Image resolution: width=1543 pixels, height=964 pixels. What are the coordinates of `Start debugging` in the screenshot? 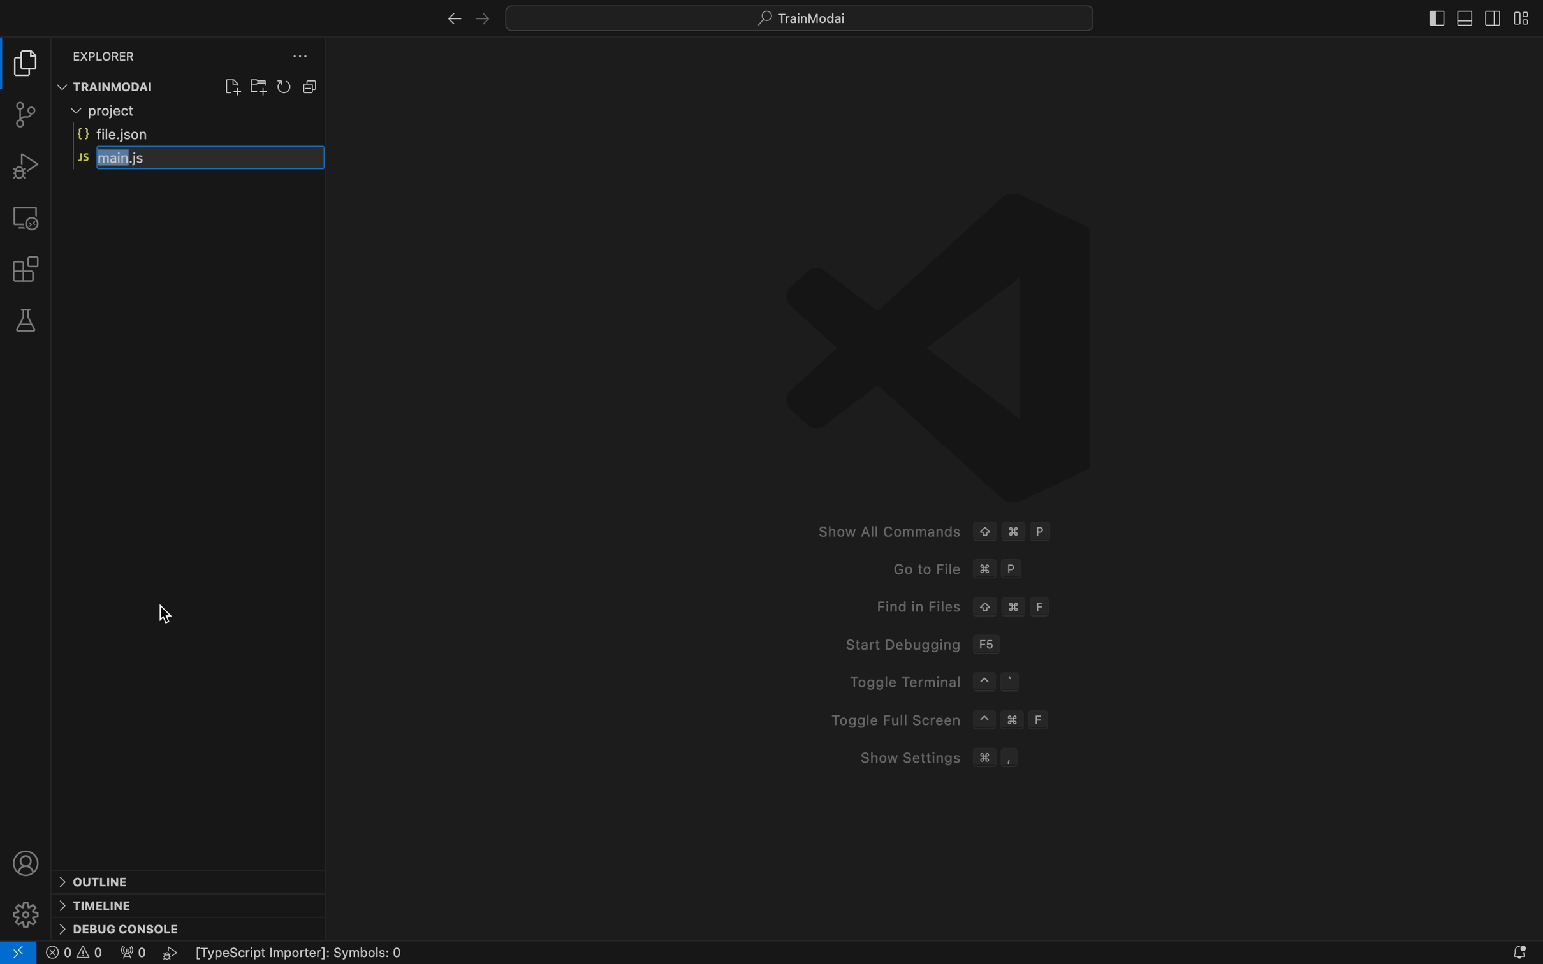 It's located at (921, 645).